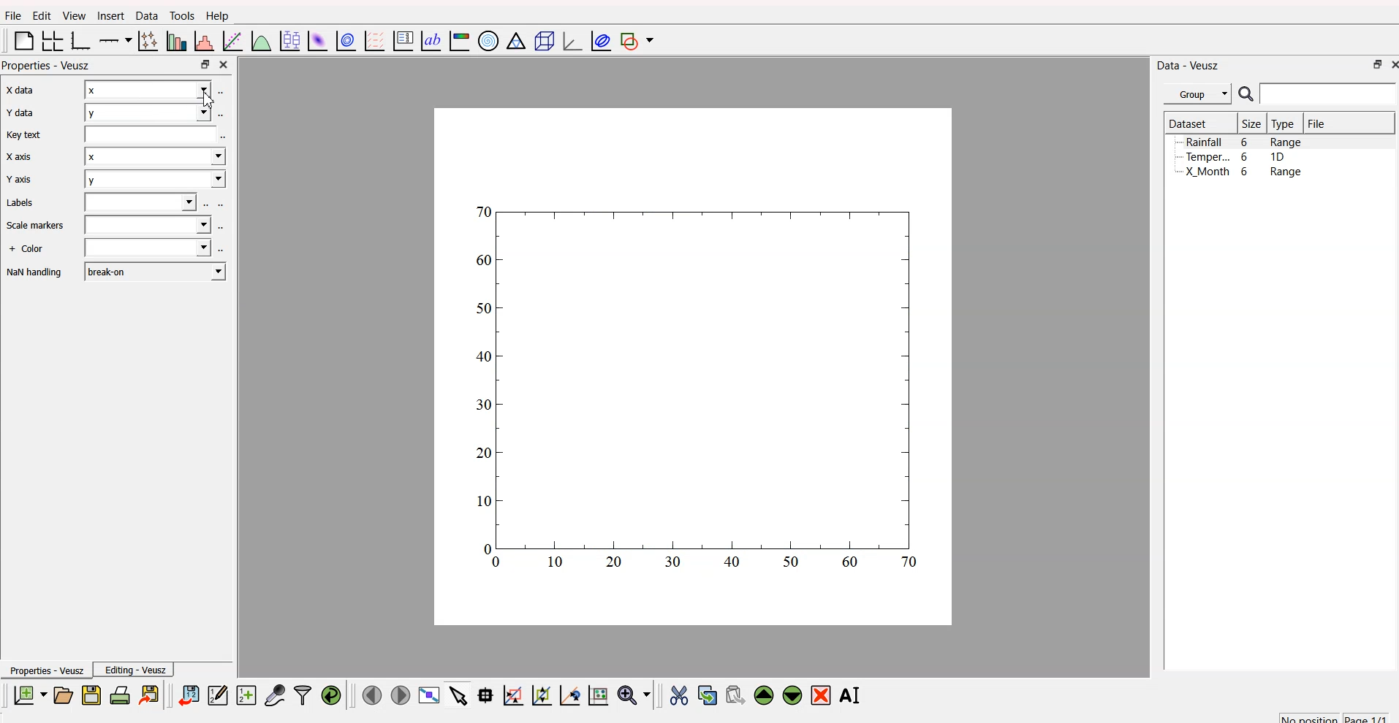 Image resolution: width=1399 pixels, height=723 pixels. I want to click on draw points, so click(539, 695).